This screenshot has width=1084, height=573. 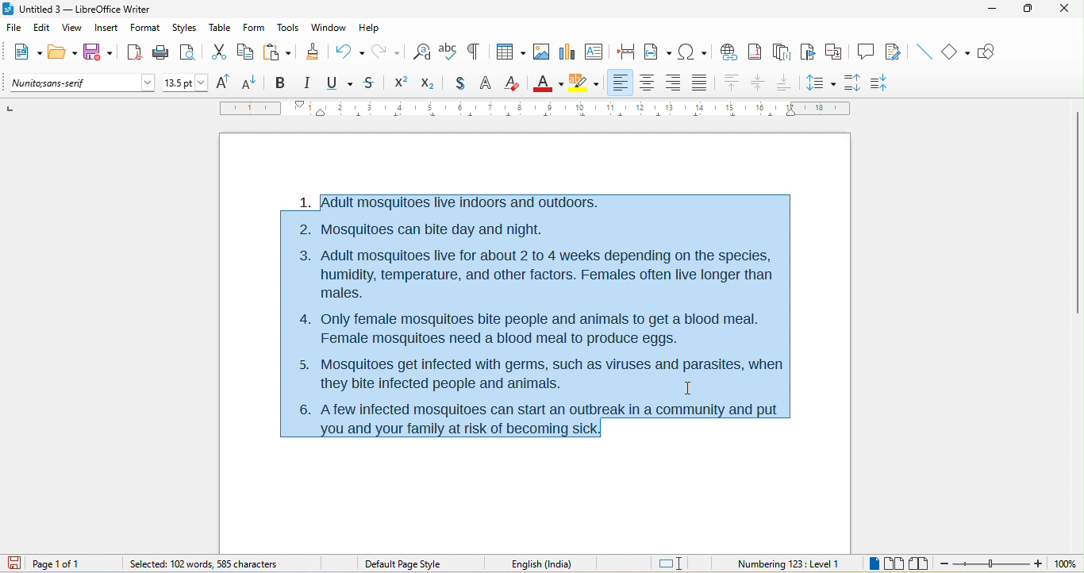 I want to click on footnote, so click(x=758, y=52).